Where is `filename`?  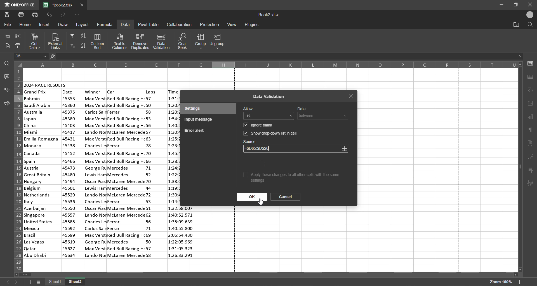 filename is located at coordinates (269, 15).